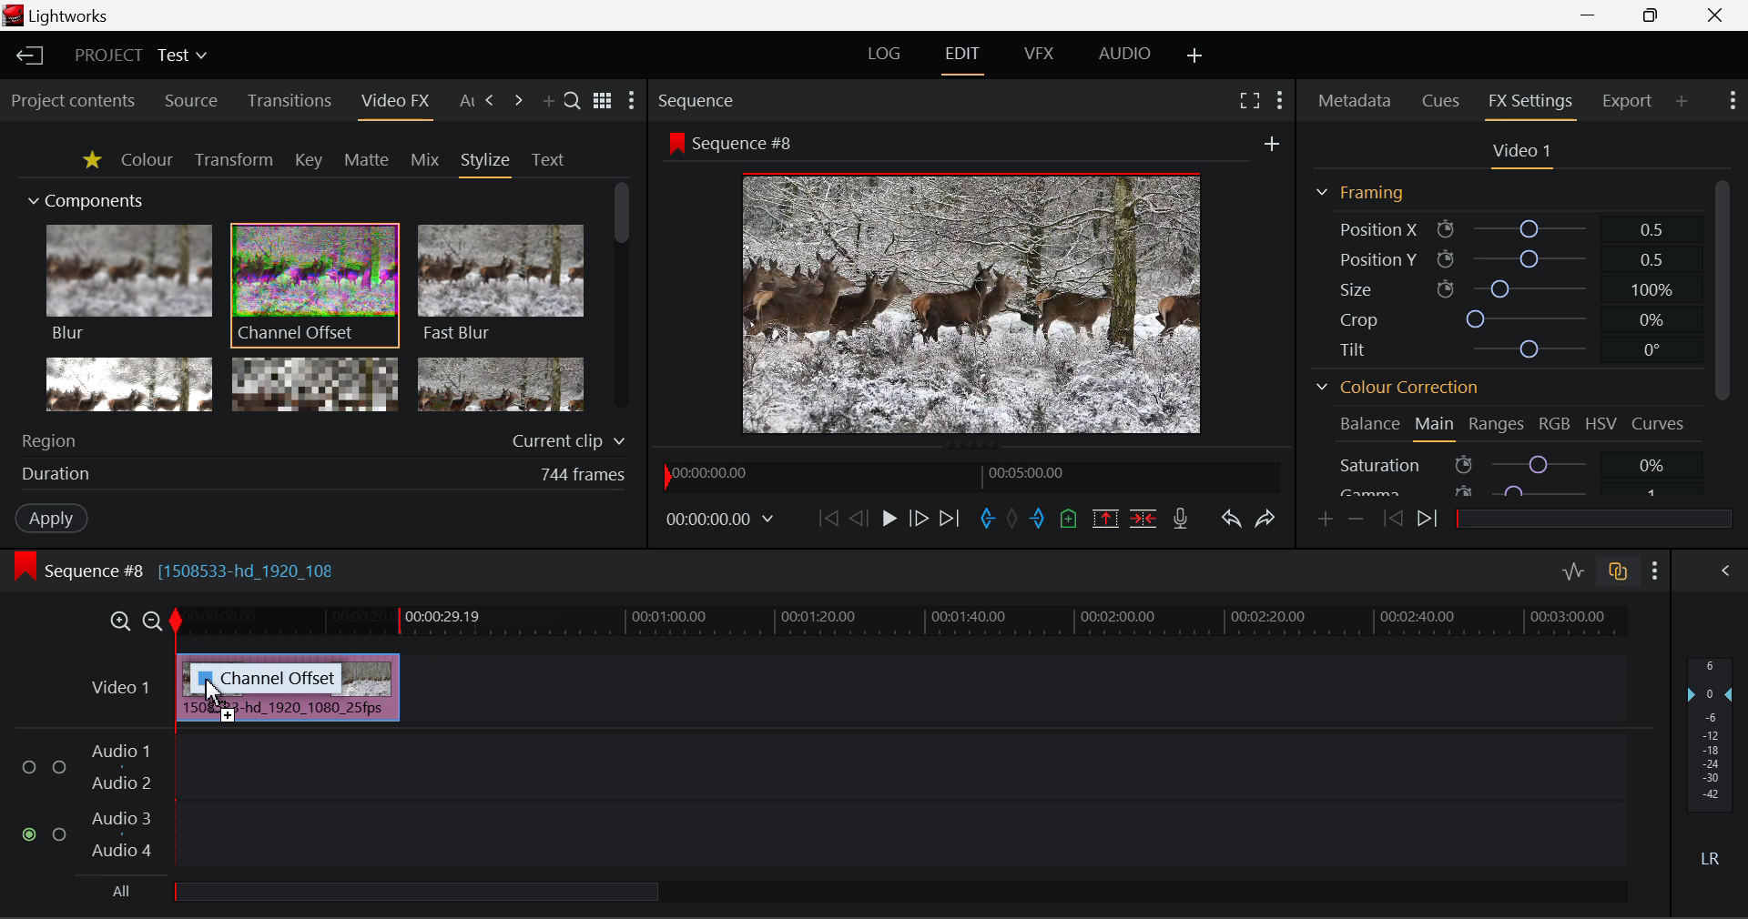 The height and width of the screenshot is (919, 1748). What do you see at coordinates (91, 162) in the screenshot?
I see `Favorites` at bounding box center [91, 162].